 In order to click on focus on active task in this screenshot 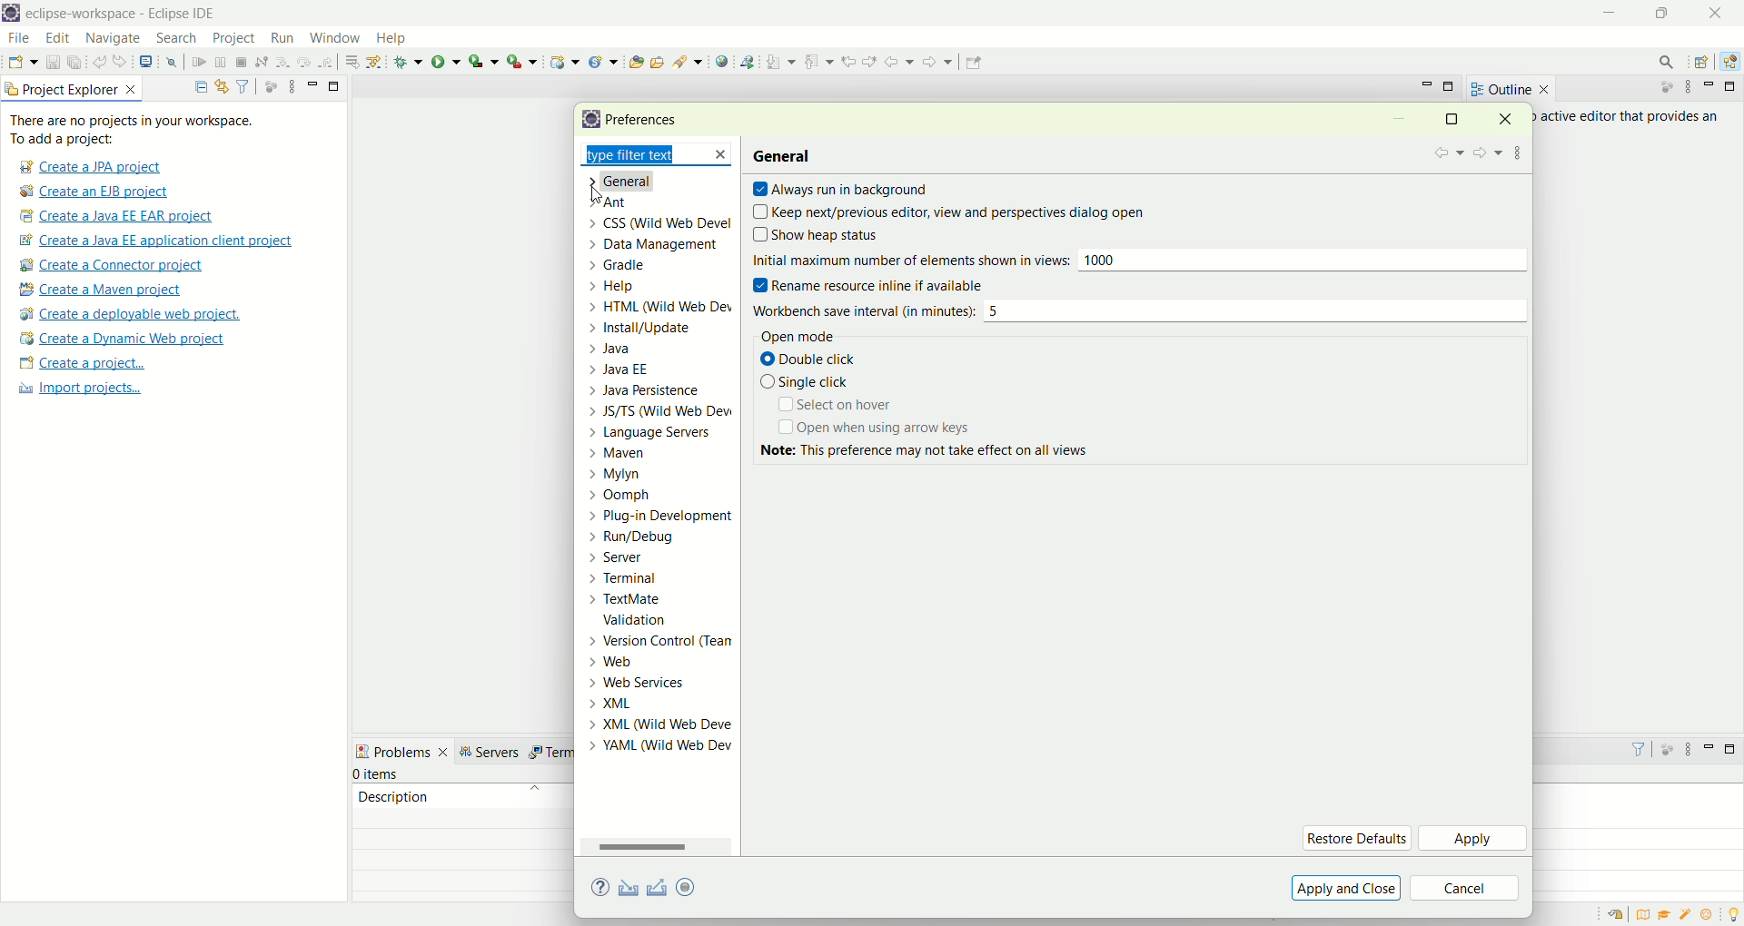, I will do `click(1658, 88)`.